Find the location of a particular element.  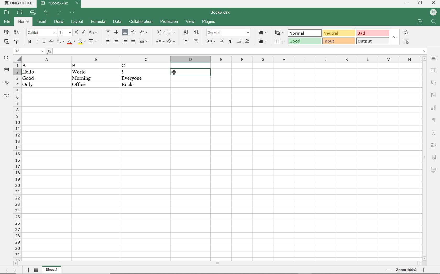

Office is located at coordinates (82, 84).